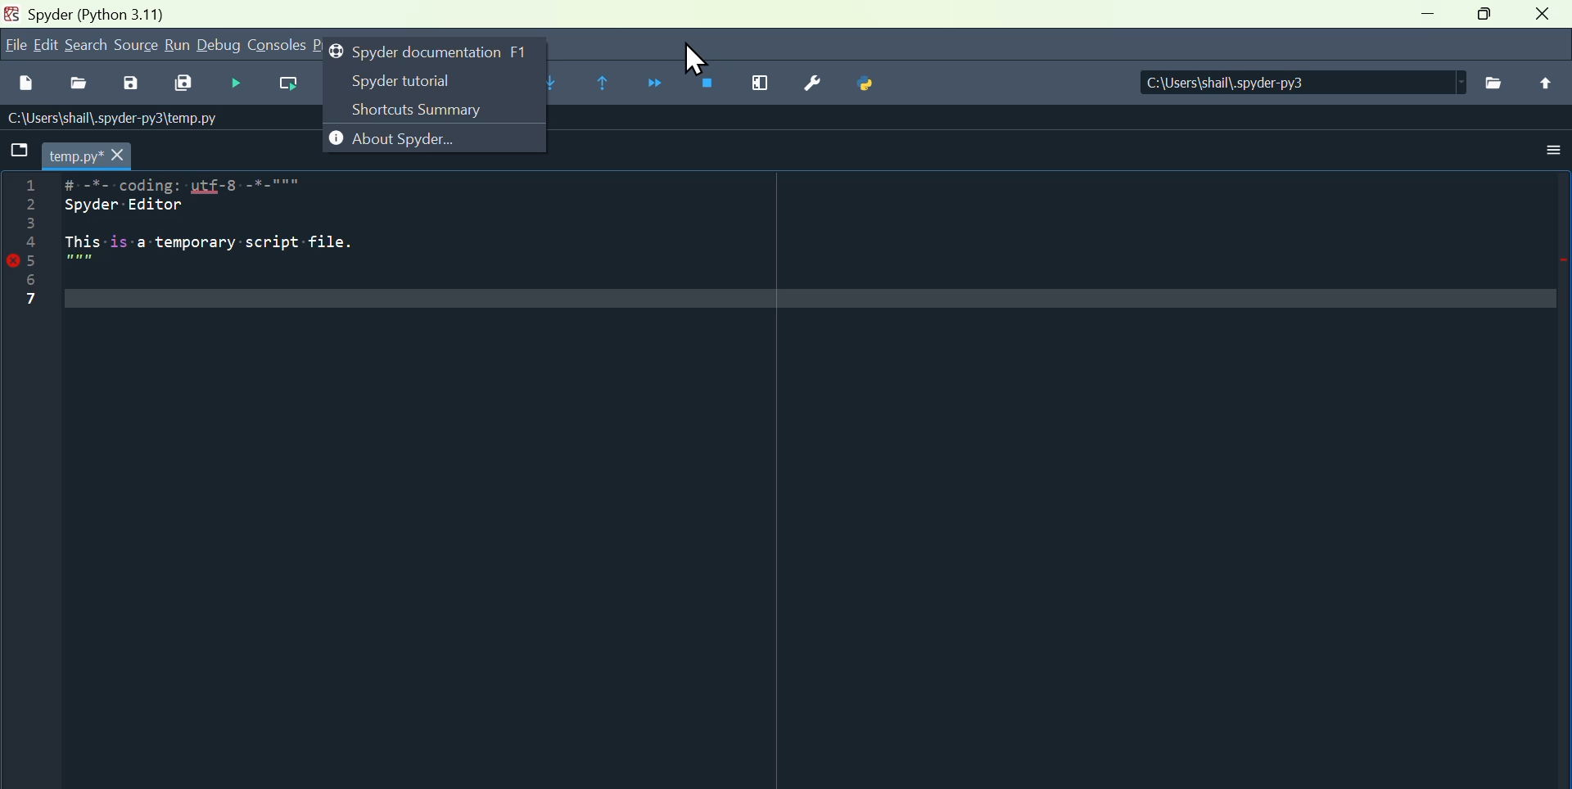 Image resolution: width=1572 pixels, height=789 pixels. What do you see at coordinates (88, 157) in the screenshot?
I see `temp.py` at bounding box center [88, 157].